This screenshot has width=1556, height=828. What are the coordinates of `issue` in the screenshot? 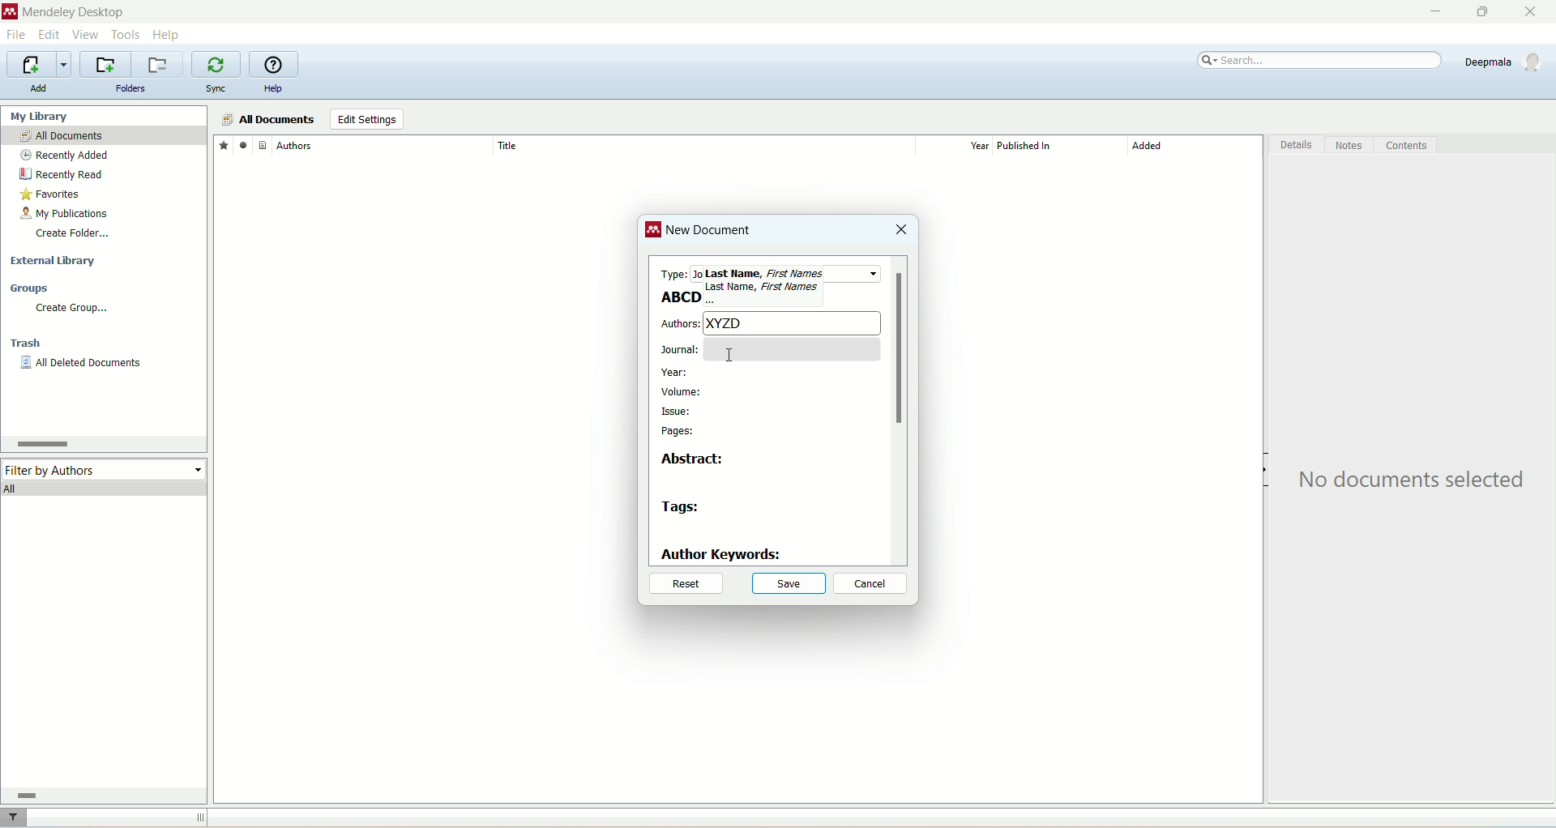 It's located at (677, 413).